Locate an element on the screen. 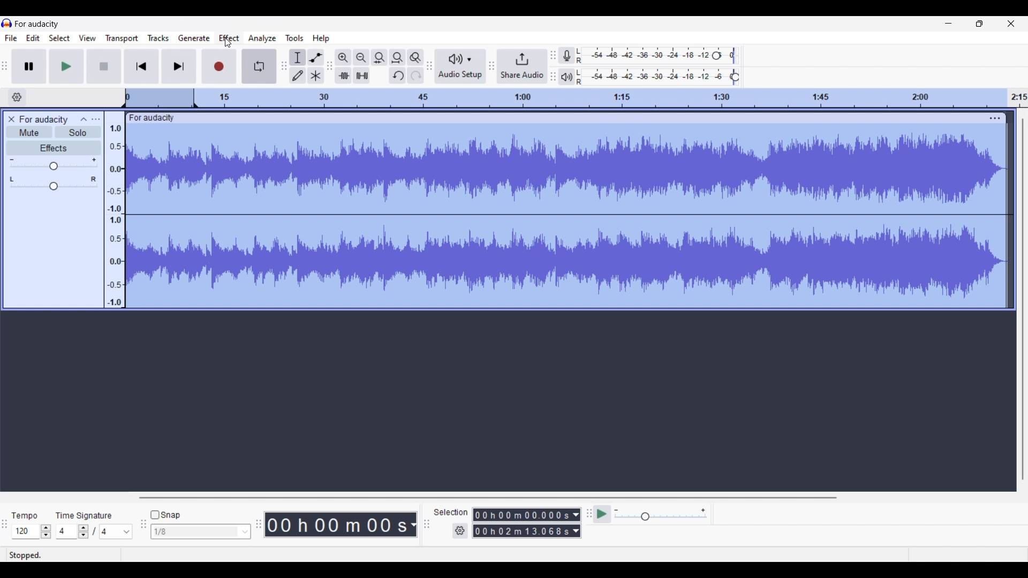  Skip/Select to start is located at coordinates (141, 66).